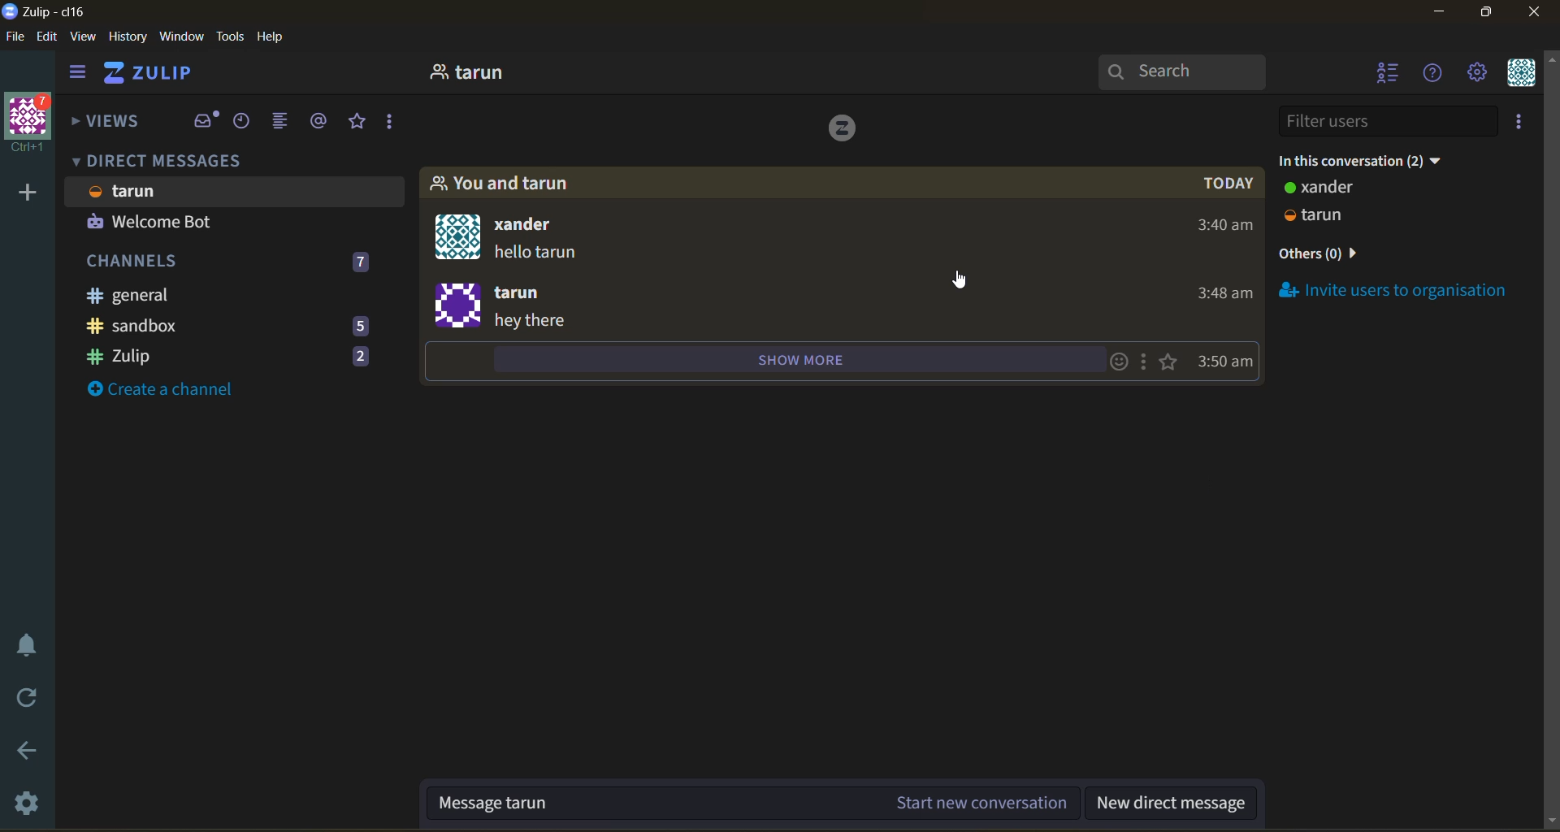 Image resolution: width=1560 pixels, height=832 pixels. I want to click on views, so click(108, 123).